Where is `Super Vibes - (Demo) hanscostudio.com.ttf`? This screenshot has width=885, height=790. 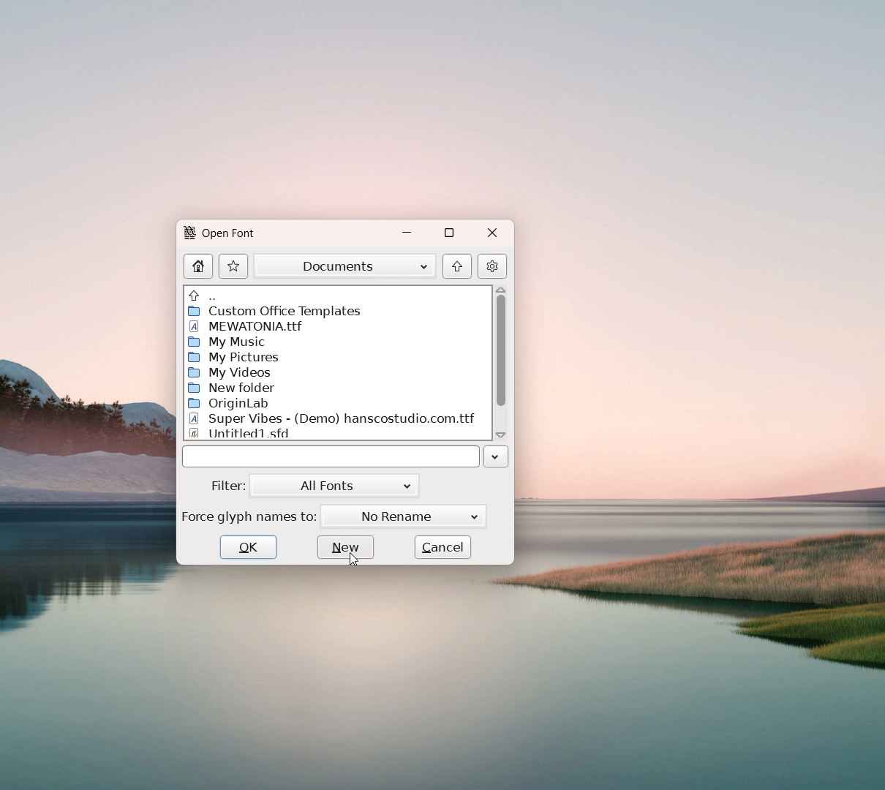 Super Vibes - (Demo) hanscostudio.com.ttf is located at coordinates (334, 418).